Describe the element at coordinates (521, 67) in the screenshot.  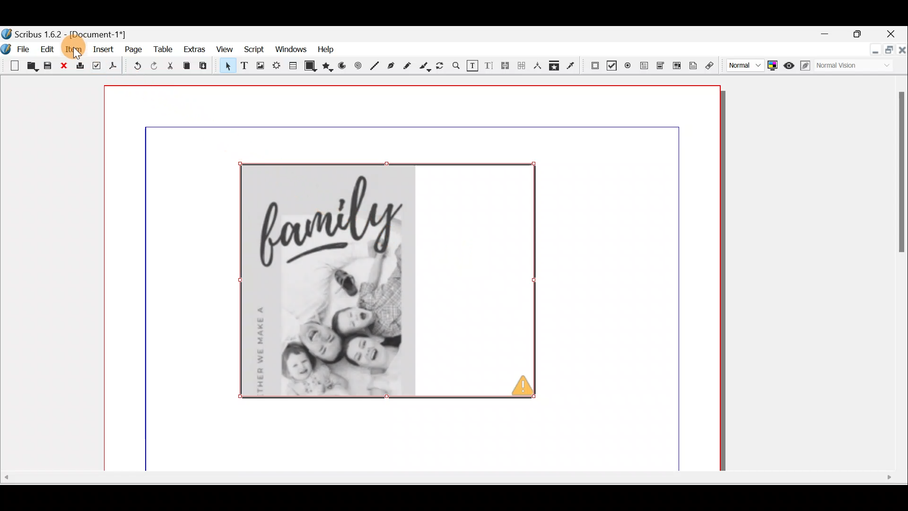
I see `Unlink text frames` at that location.